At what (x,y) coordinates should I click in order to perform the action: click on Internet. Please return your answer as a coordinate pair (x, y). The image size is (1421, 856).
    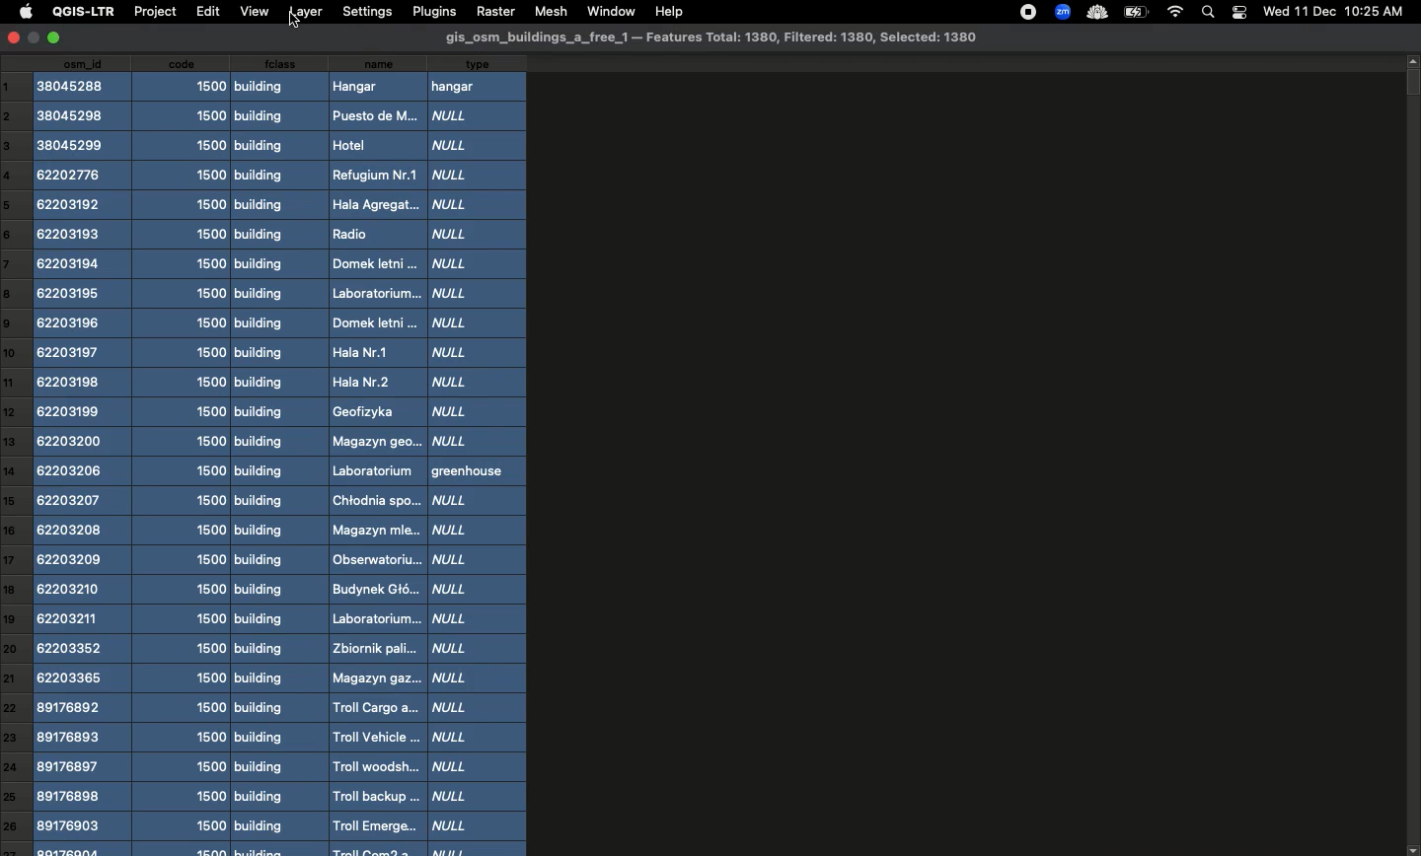
    Looking at the image, I should click on (1174, 12).